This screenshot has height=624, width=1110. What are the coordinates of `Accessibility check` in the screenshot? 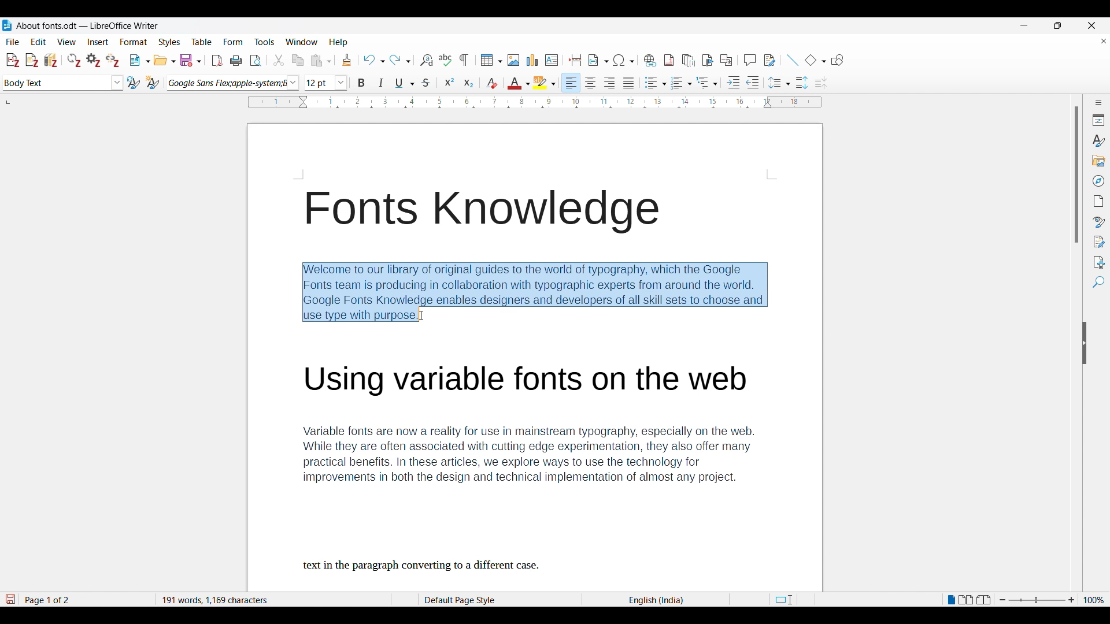 It's located at (1099, 262).